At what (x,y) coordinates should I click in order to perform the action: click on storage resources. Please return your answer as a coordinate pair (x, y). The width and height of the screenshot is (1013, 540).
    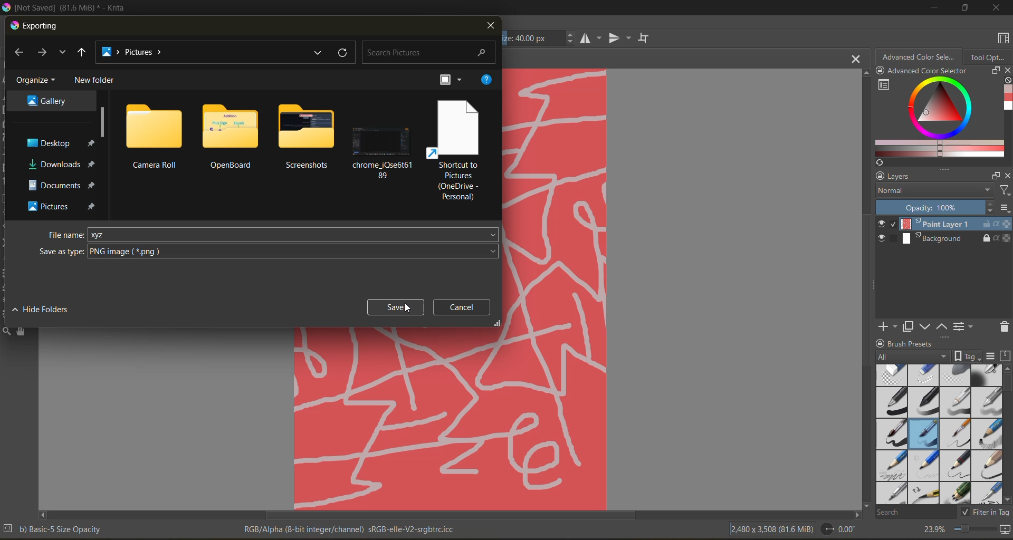
    Looking at the image, I should click on (1007, 356).